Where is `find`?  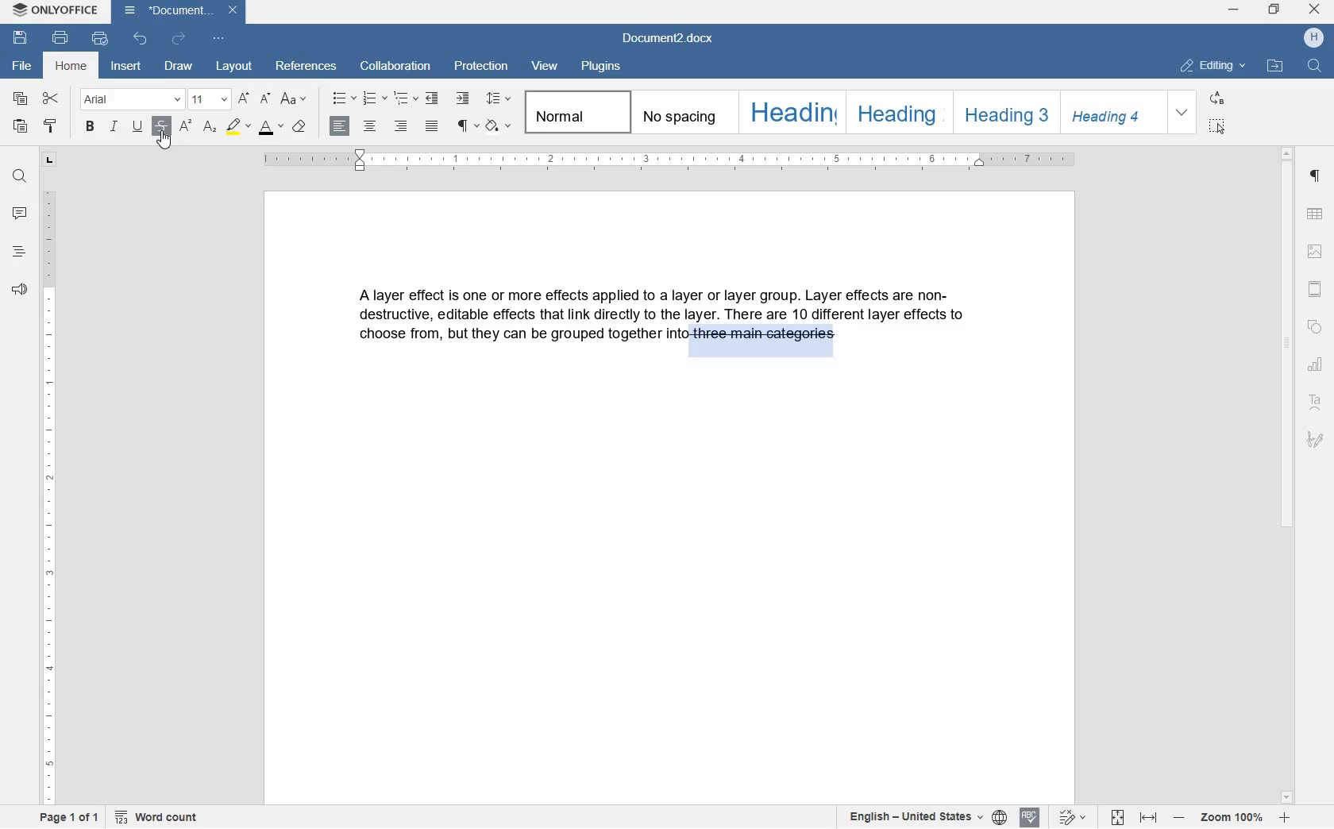 find is located at coordinates (1313, 66).